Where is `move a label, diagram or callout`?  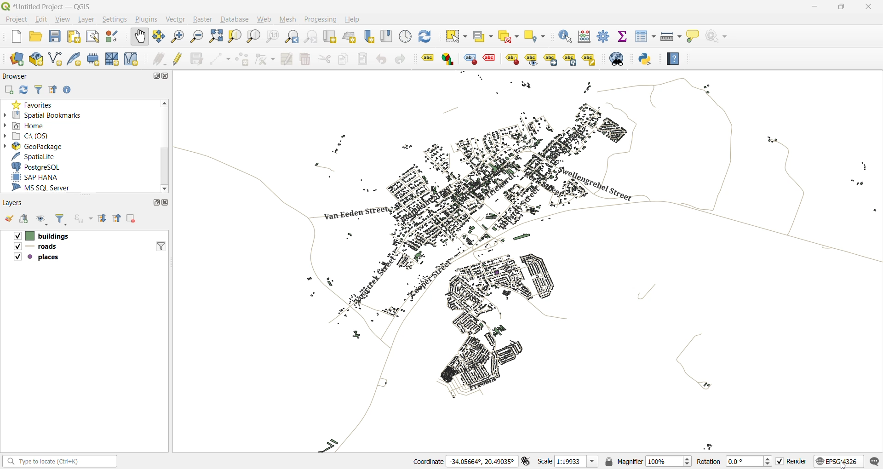 move a label, diagram or callout is located at coordinates (551, 60).